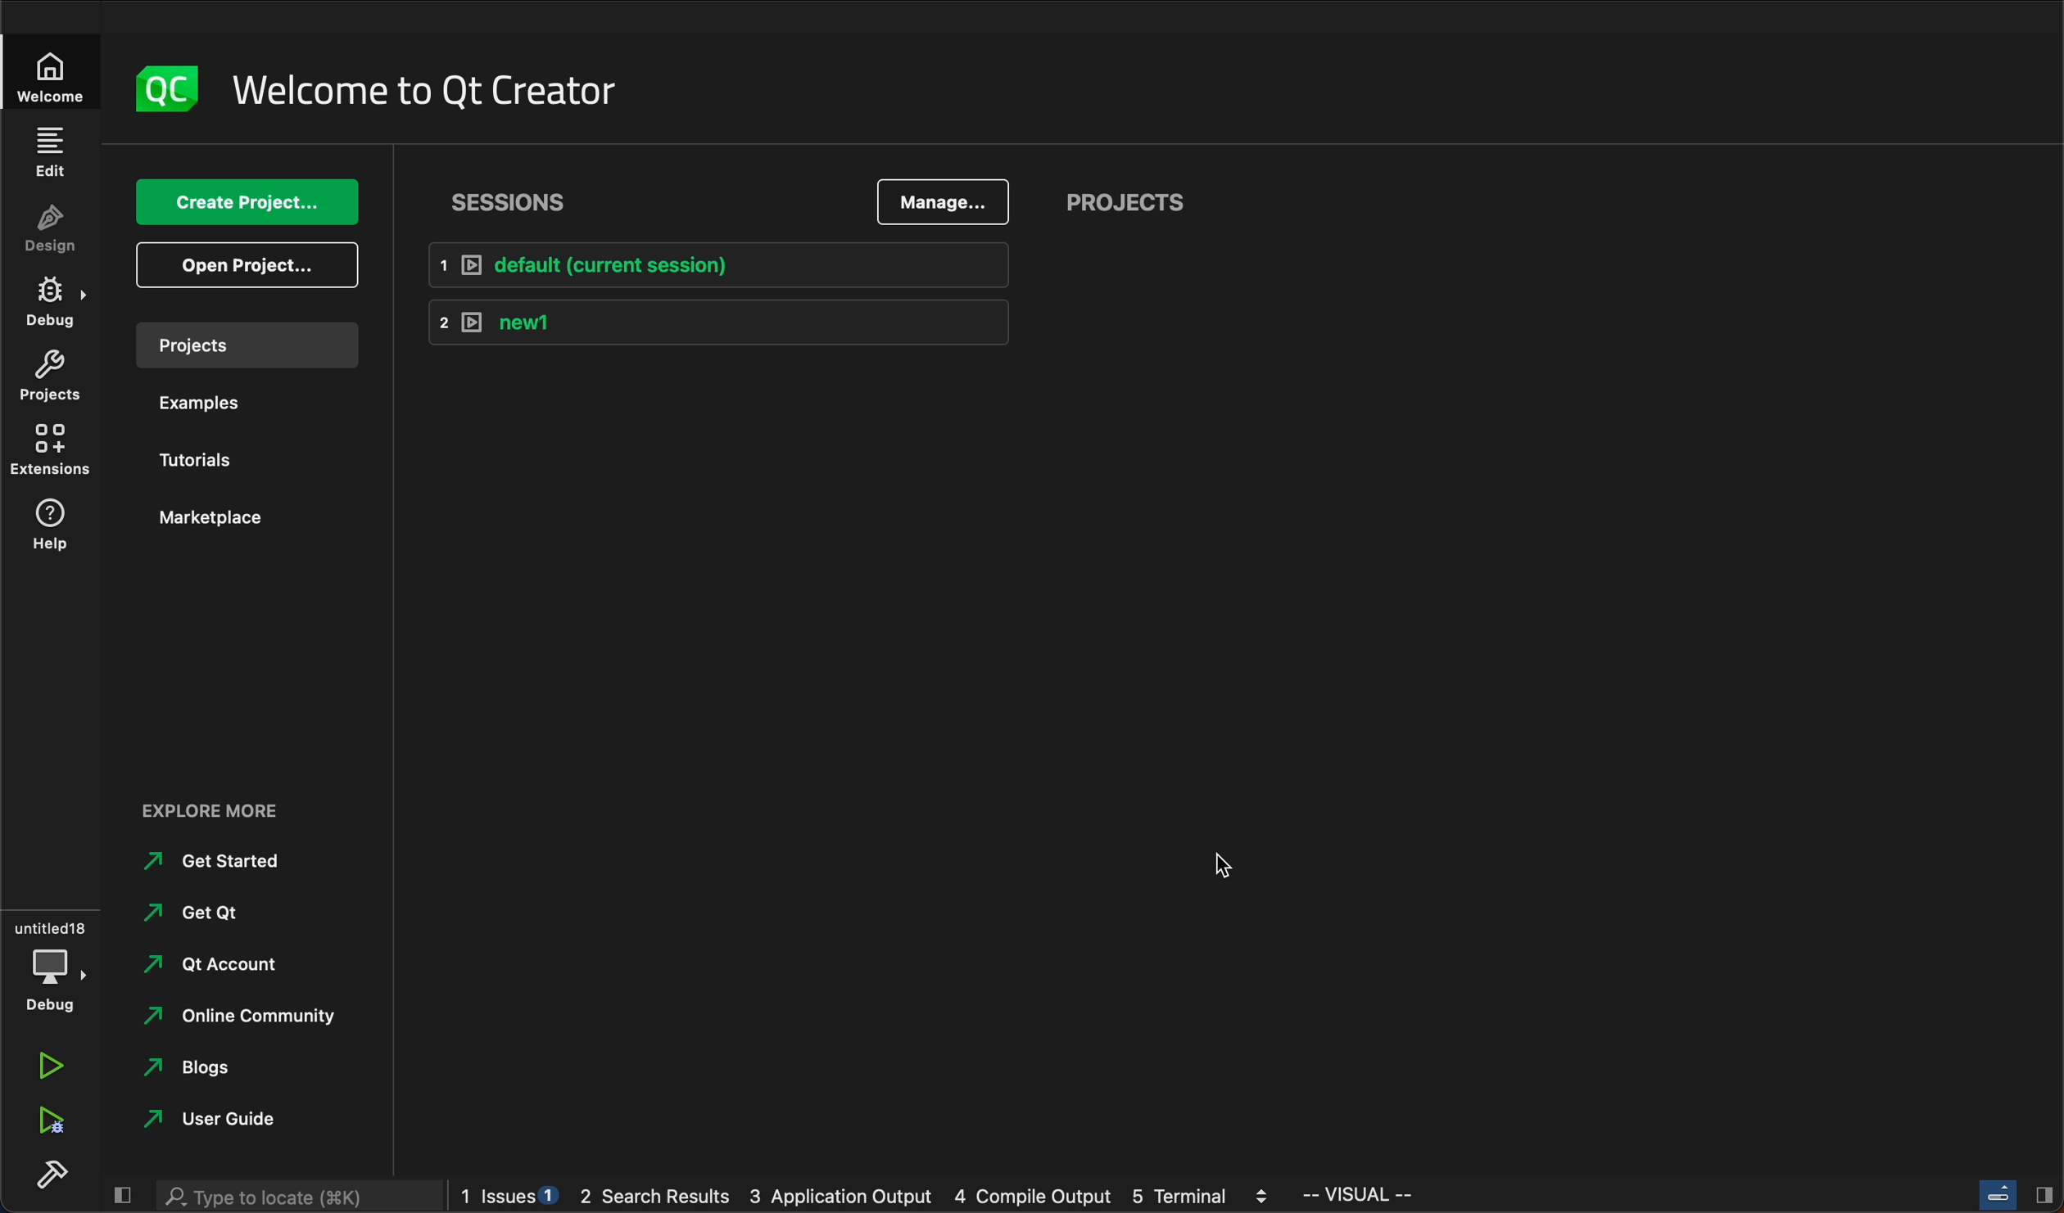 This screenshot has width=2064, height=1213. I want to click on new1, so click(726, 322).